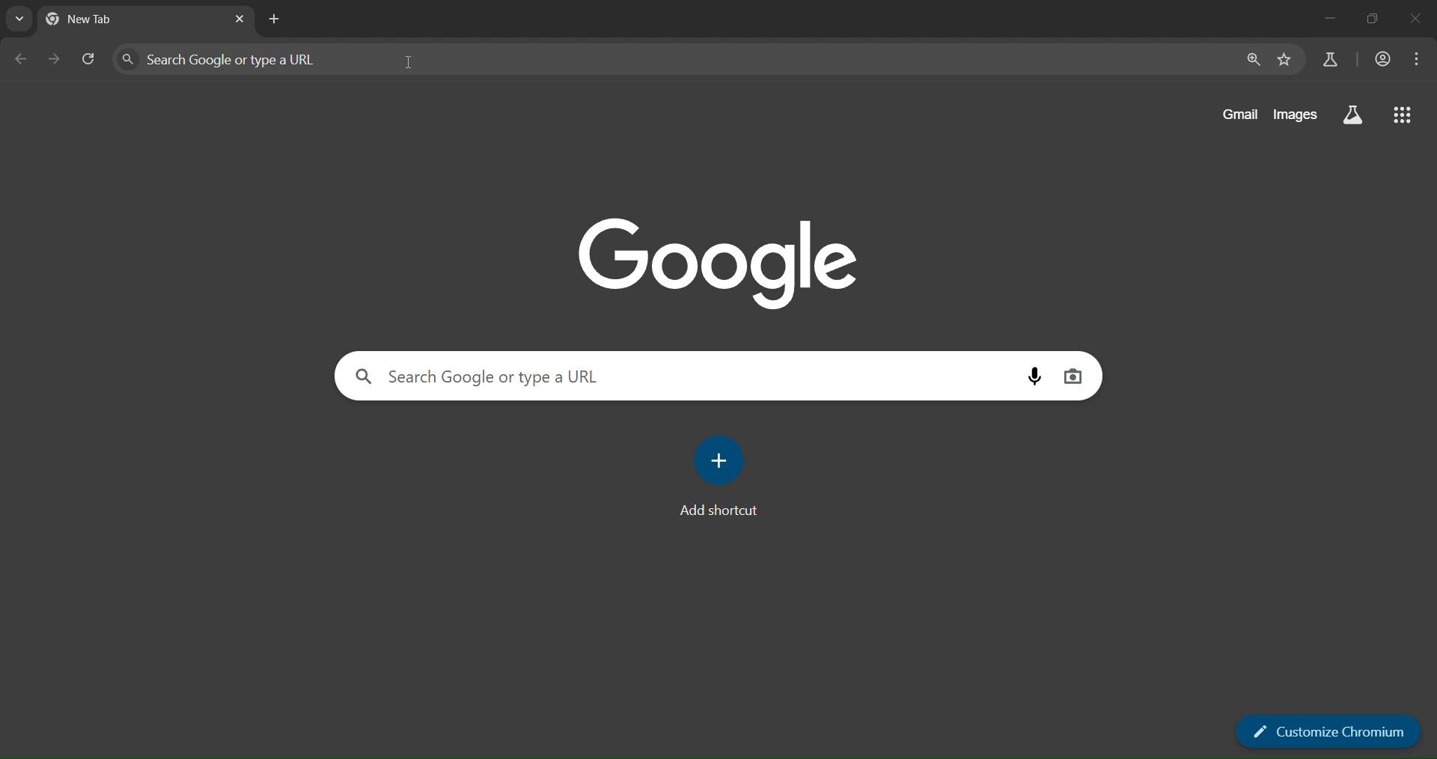 The width and height of the screenshot is (1437, 759). Describe the element at coordinates (719, 457) in the screenshot. I see `add` at that location.